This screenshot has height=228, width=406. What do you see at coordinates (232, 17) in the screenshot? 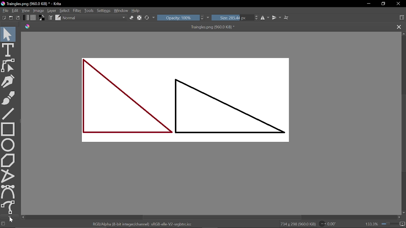
I see `Size` at bounding box center [232, 17].